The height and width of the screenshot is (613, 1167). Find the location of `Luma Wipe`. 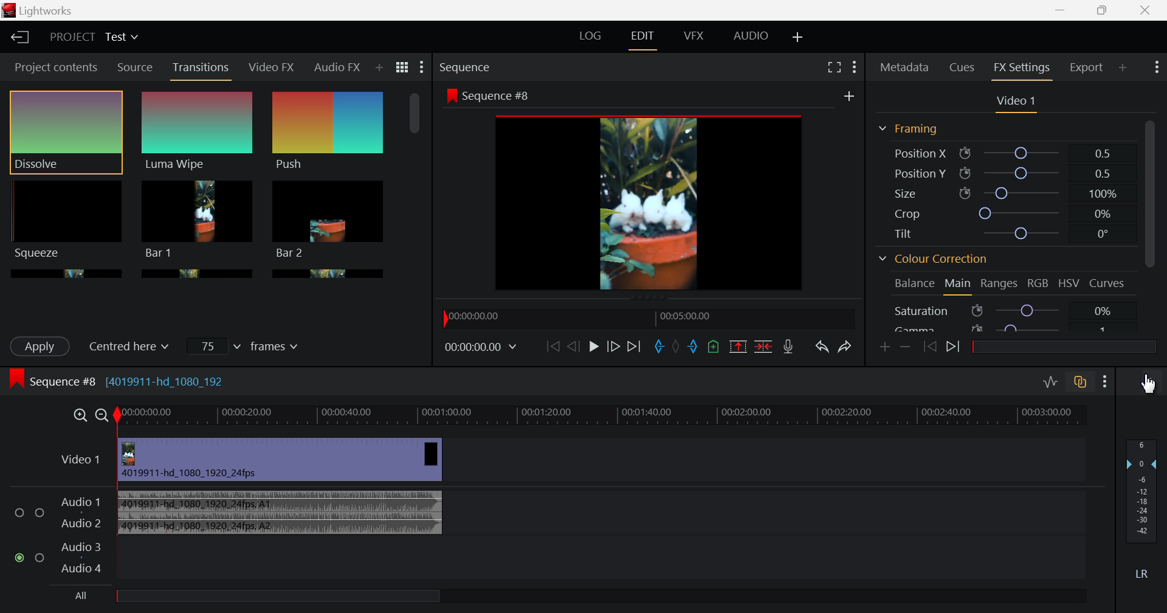

Luma Wipe is located at coordinates (198, 132).